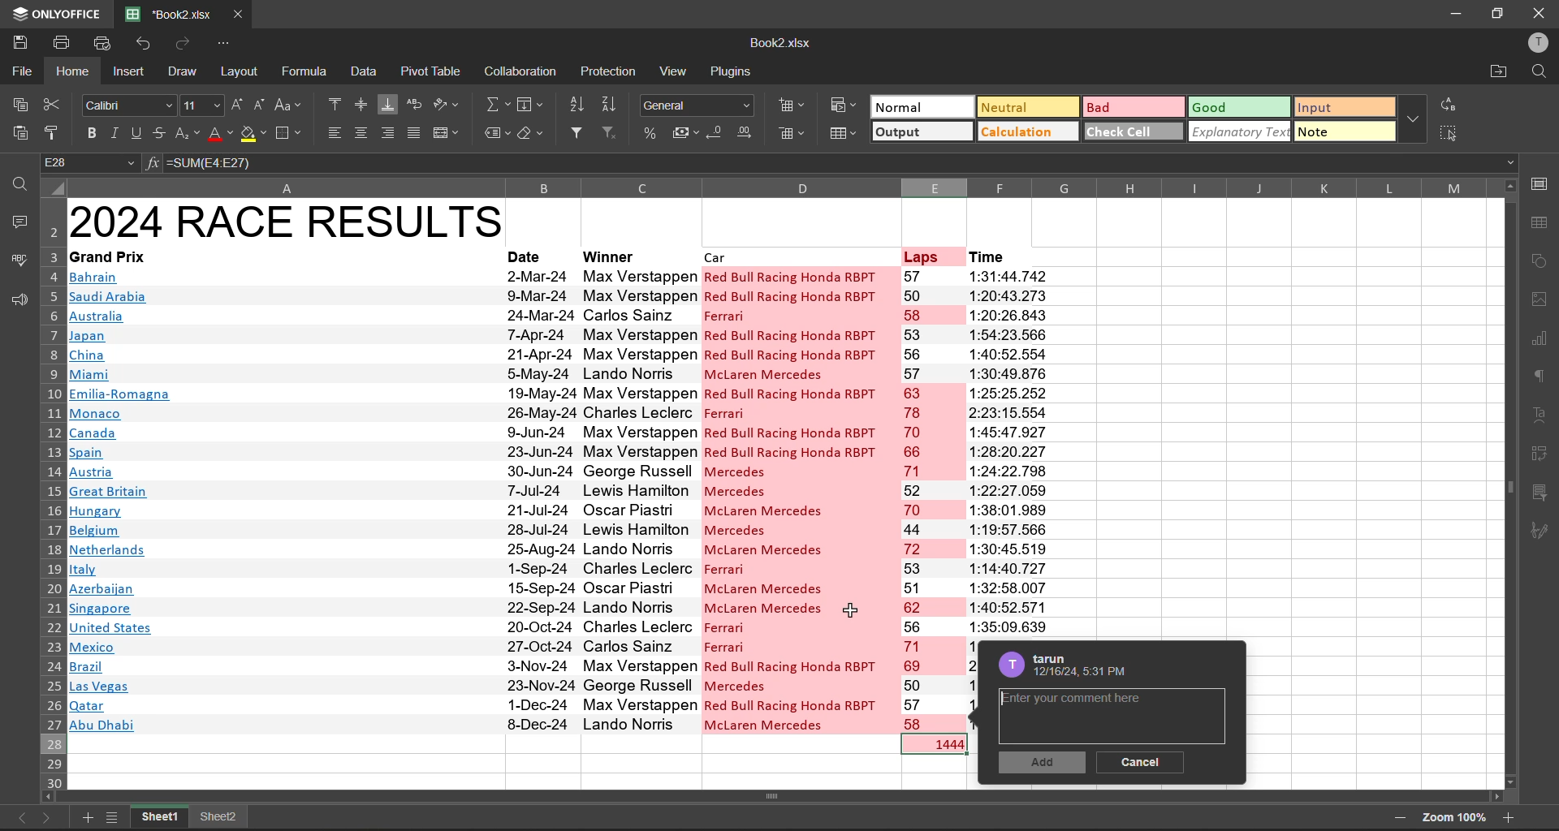 The height and width of the screenshot is (831, 1559). What do you see at coordinates (609, 257) in the screenshot?
I see `winner` at bounding box center [609, 257].